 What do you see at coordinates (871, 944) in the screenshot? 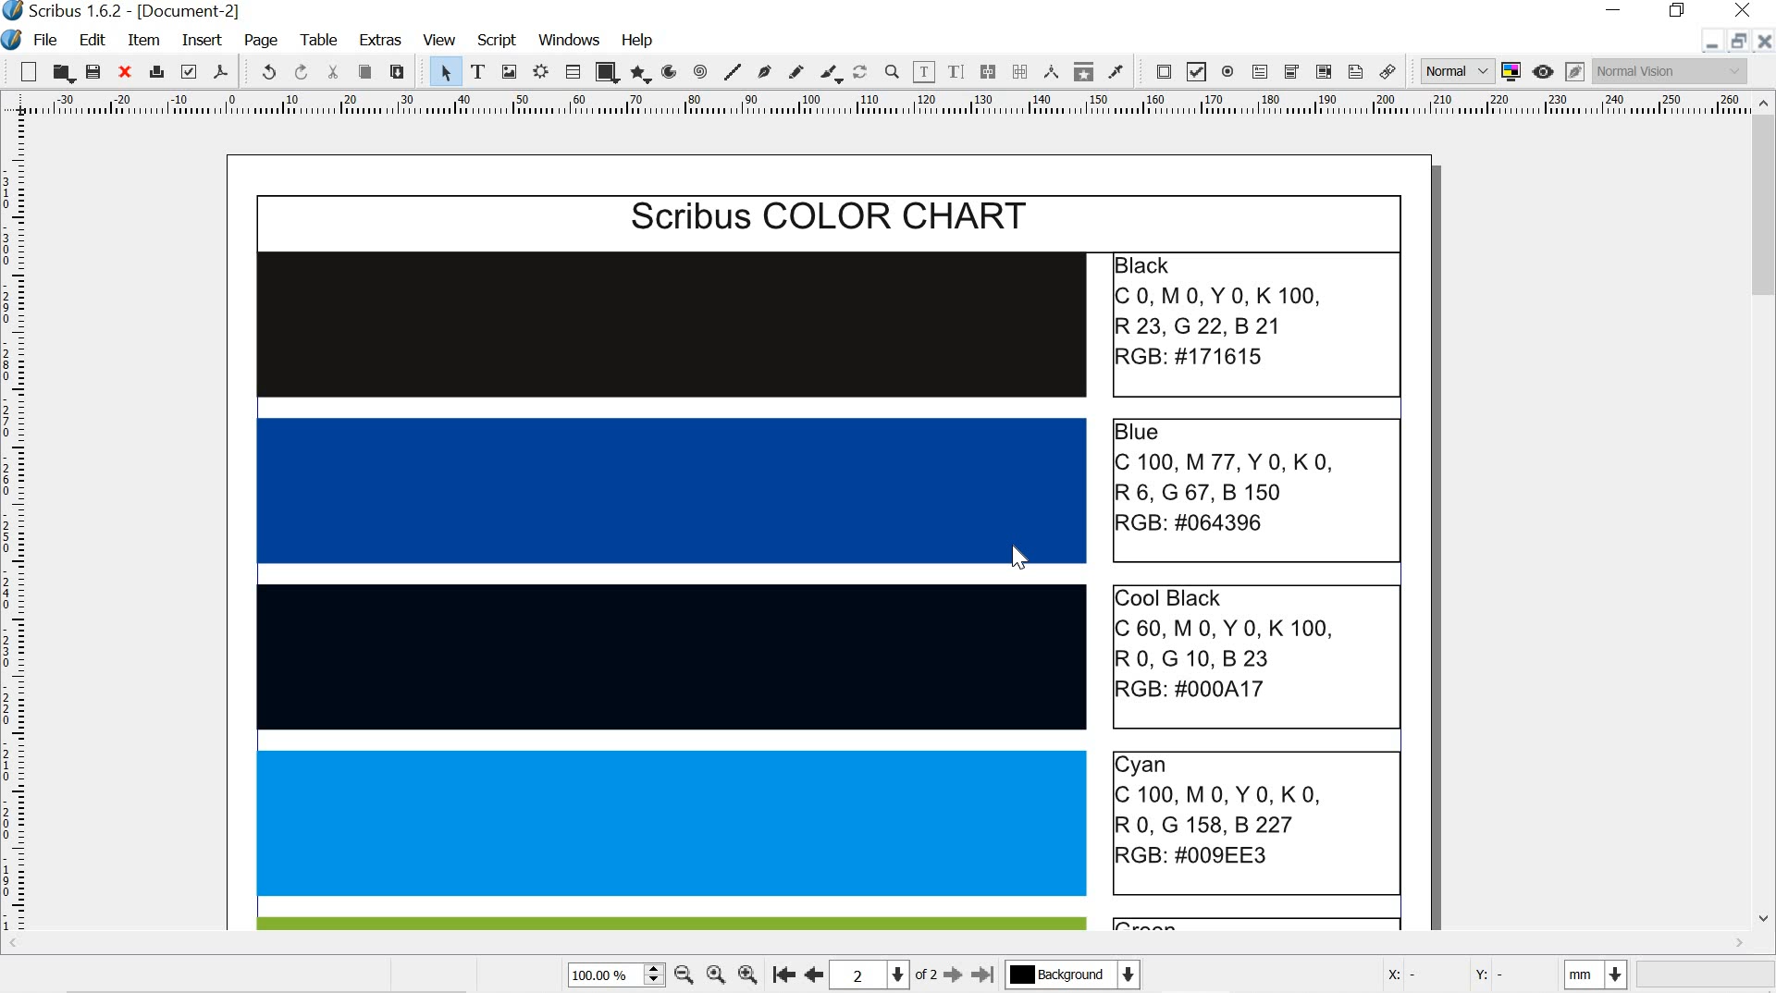
I see `scrollbar` at bounding box center [871, 944].